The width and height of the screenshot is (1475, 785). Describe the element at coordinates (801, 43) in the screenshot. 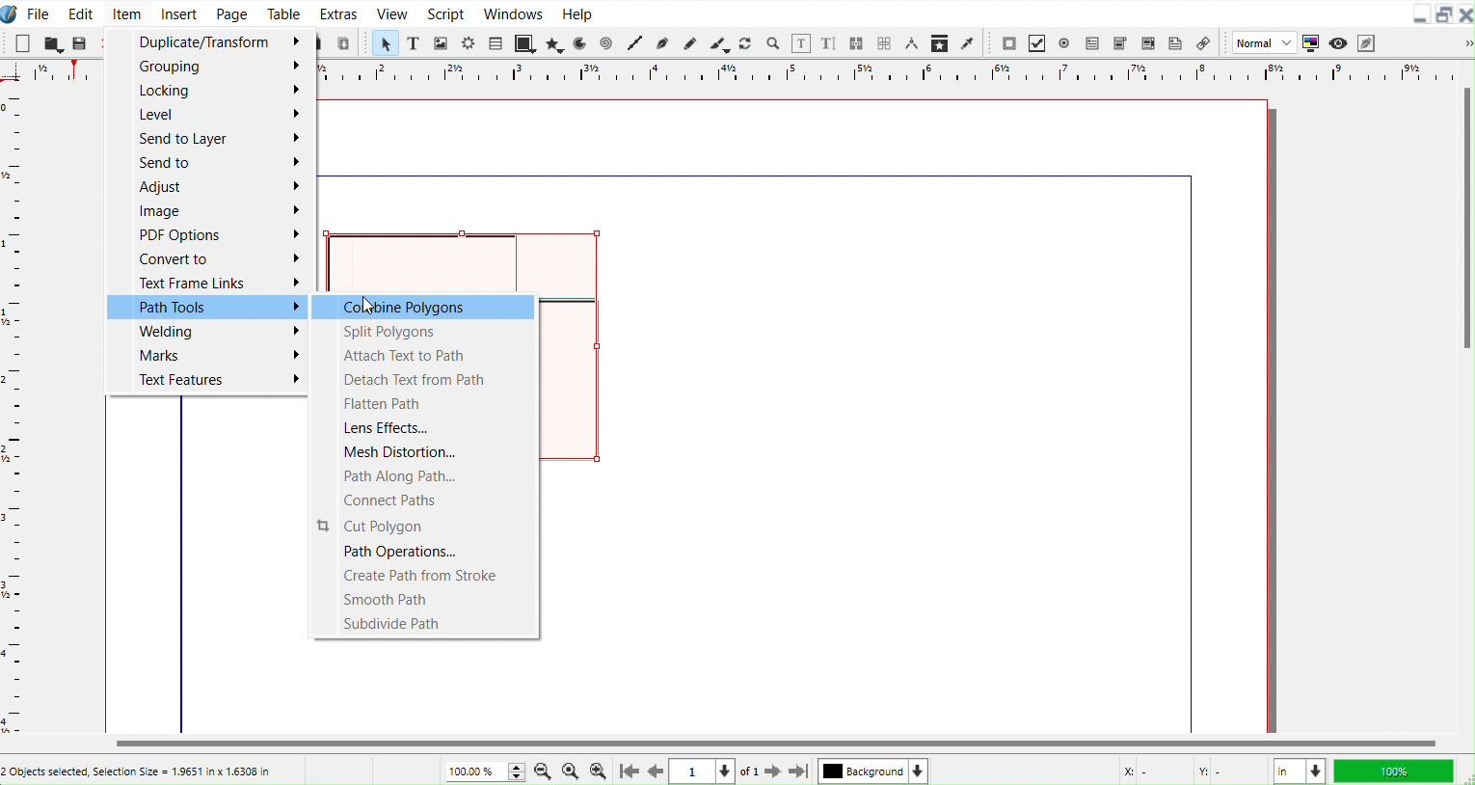

I see `Edit contents of frame` at that location.